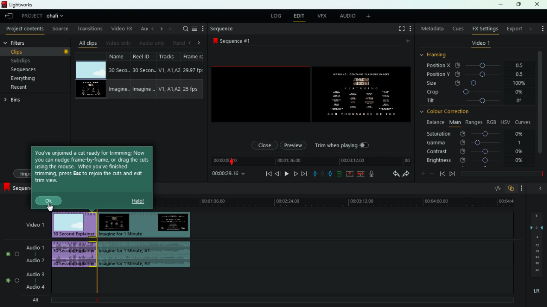 The height and width of the screenshot is (307, 547). I want to click on rend, so click(179, 42).